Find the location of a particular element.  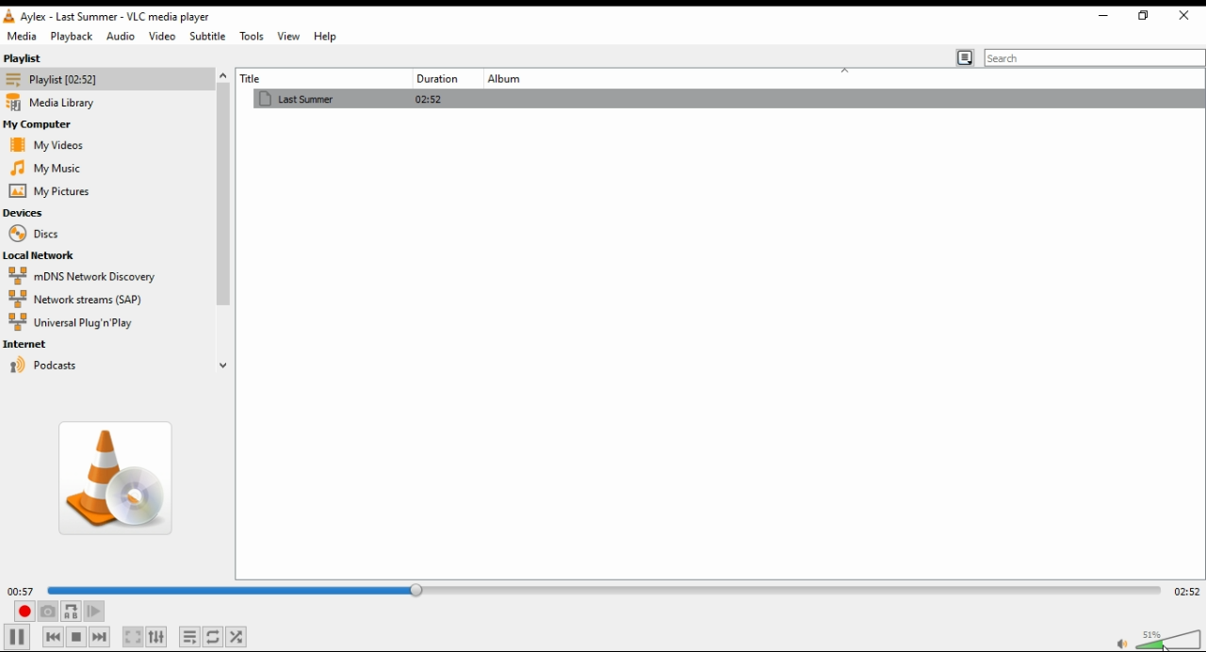

album is located at coordinates (512, 79).